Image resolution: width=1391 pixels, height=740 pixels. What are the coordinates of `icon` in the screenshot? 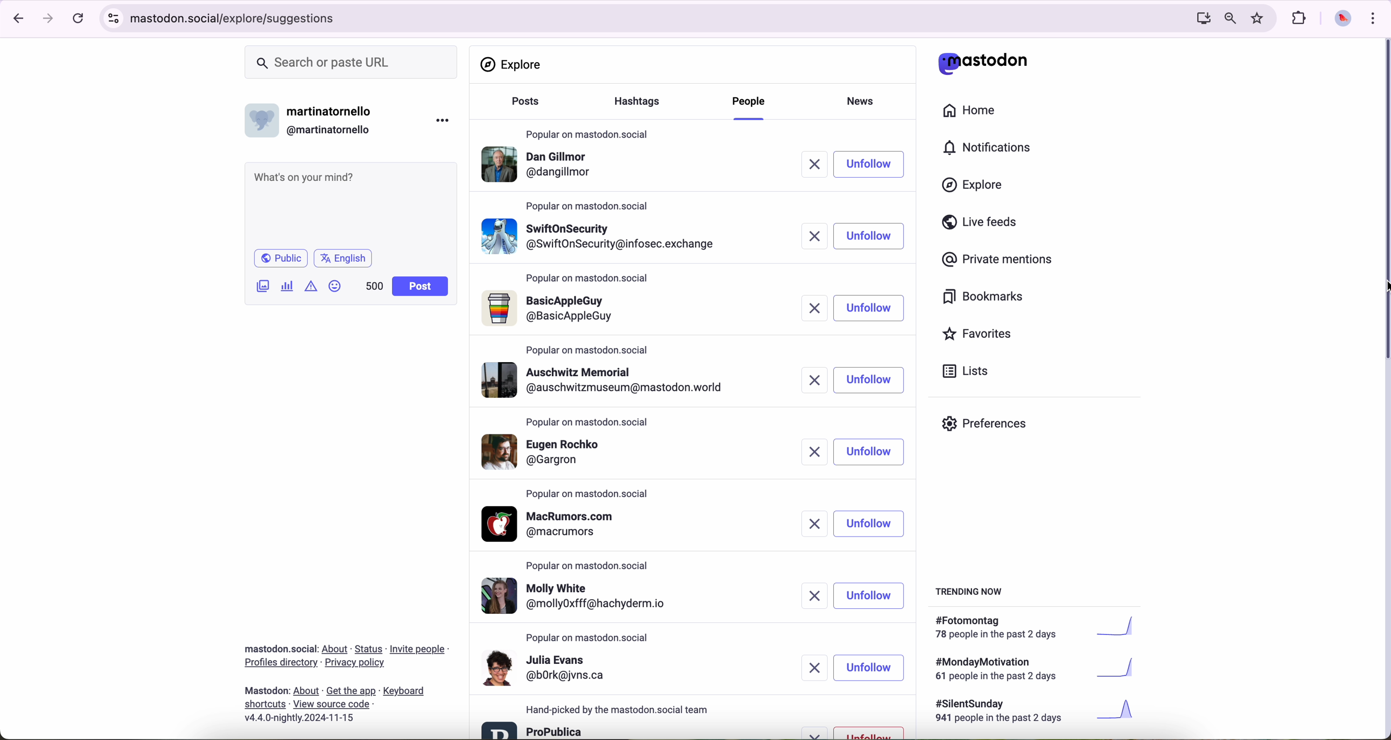 It's located at (312, 286).